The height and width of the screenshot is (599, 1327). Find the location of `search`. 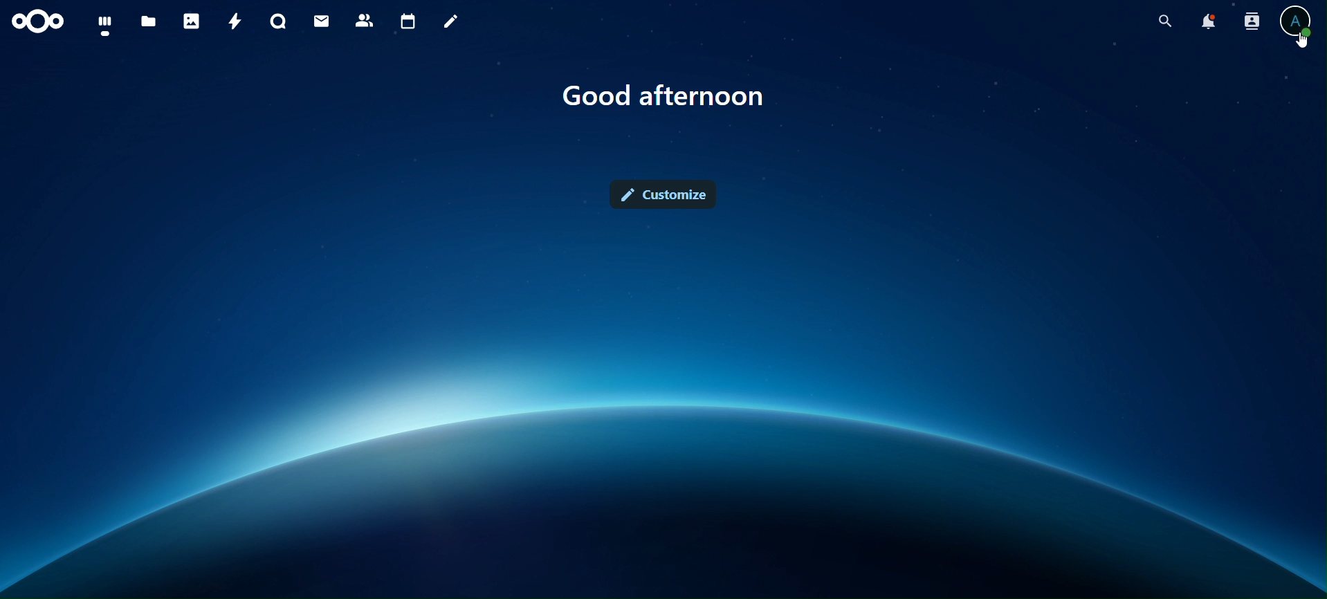

search is located at coordinates (1164, 18).